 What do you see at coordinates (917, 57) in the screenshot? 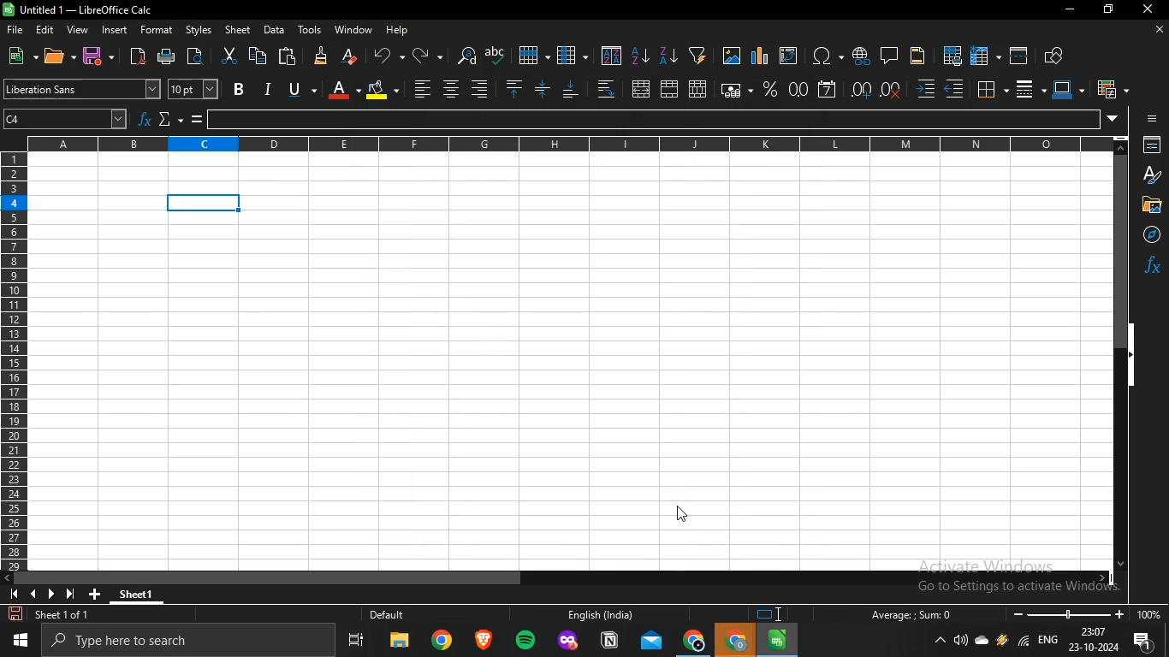
I see `headers and footers` at bounding box center [917, 57].